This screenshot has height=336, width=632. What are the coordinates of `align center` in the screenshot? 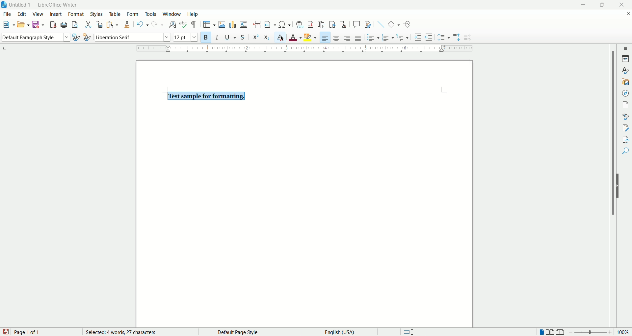 It's located at (336, 38).